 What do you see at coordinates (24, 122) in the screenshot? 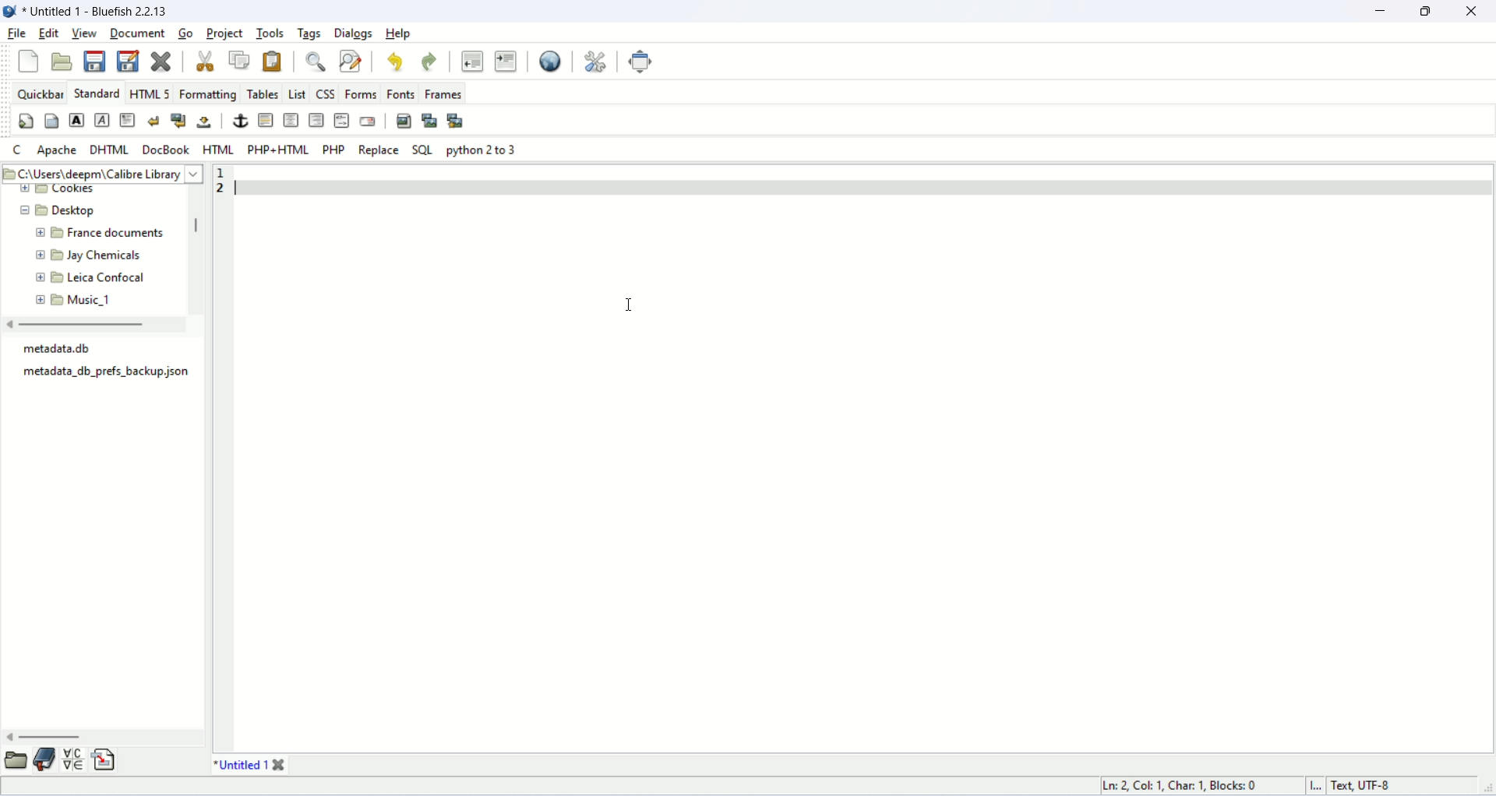
I see `quickstart` at bounding box center [24, 122].